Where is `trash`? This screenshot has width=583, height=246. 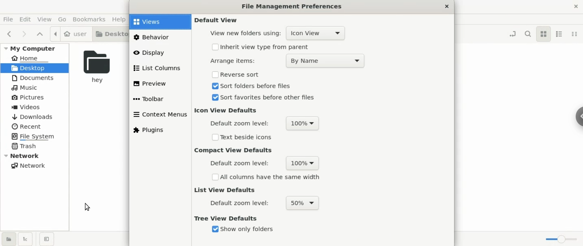 trash is located at coordinates (27, 147).